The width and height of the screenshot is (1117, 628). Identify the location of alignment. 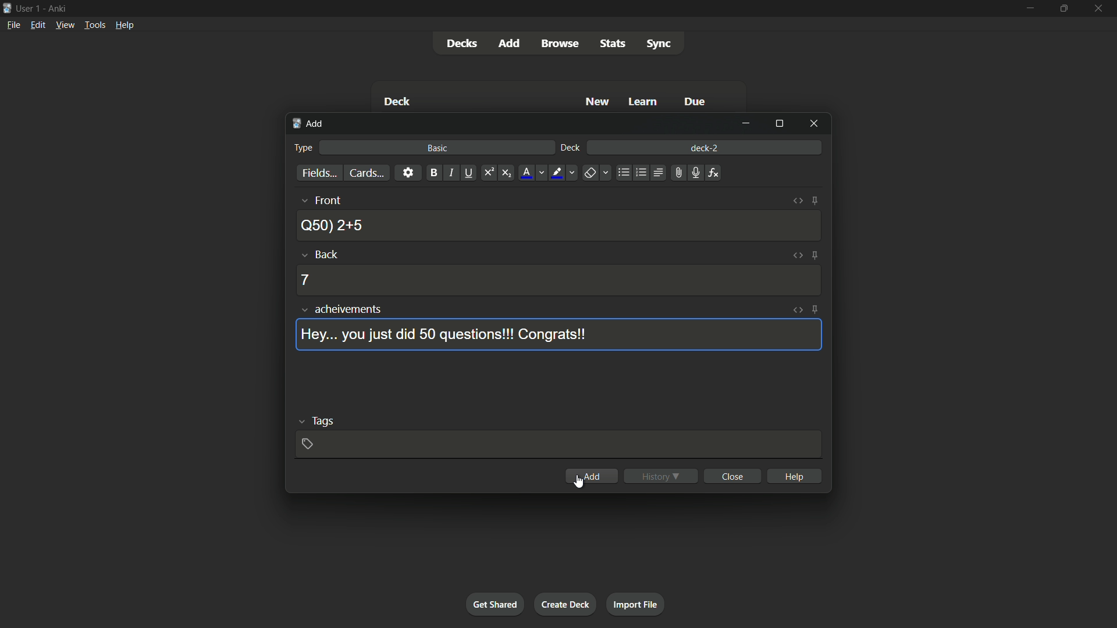
(658, 172).